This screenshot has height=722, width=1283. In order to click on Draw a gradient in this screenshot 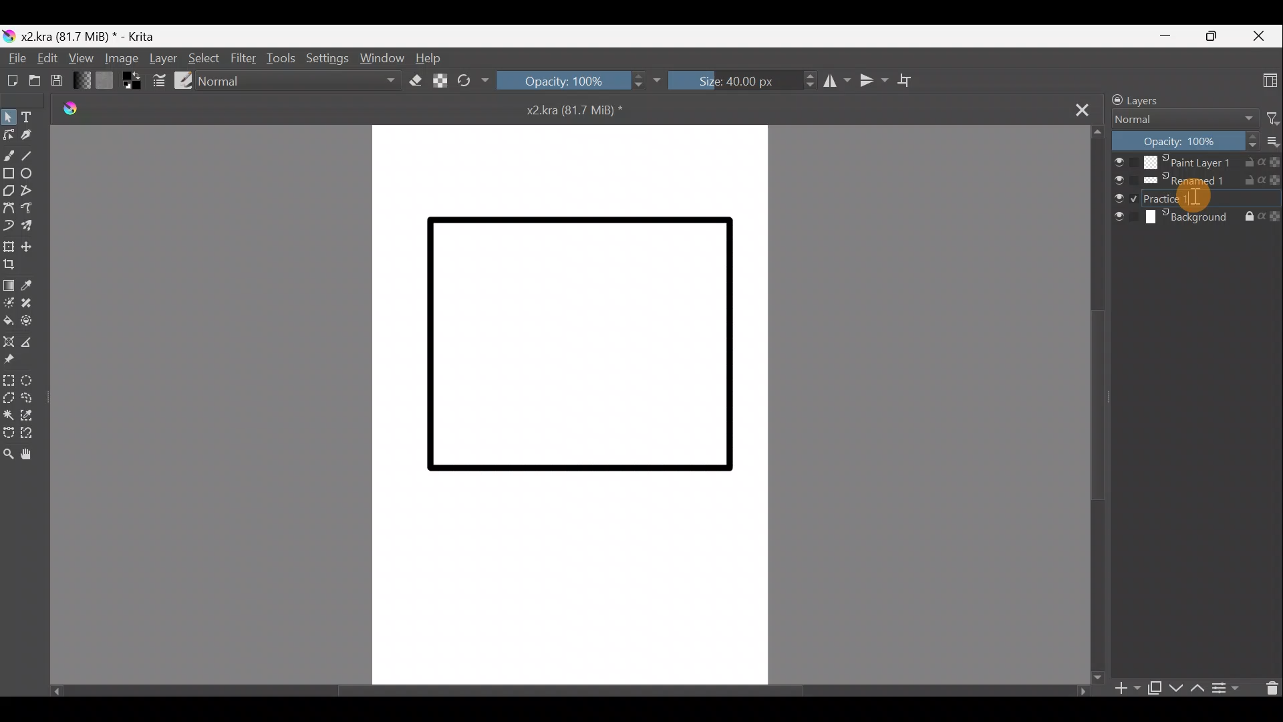, I will do `click(8, 286)`.